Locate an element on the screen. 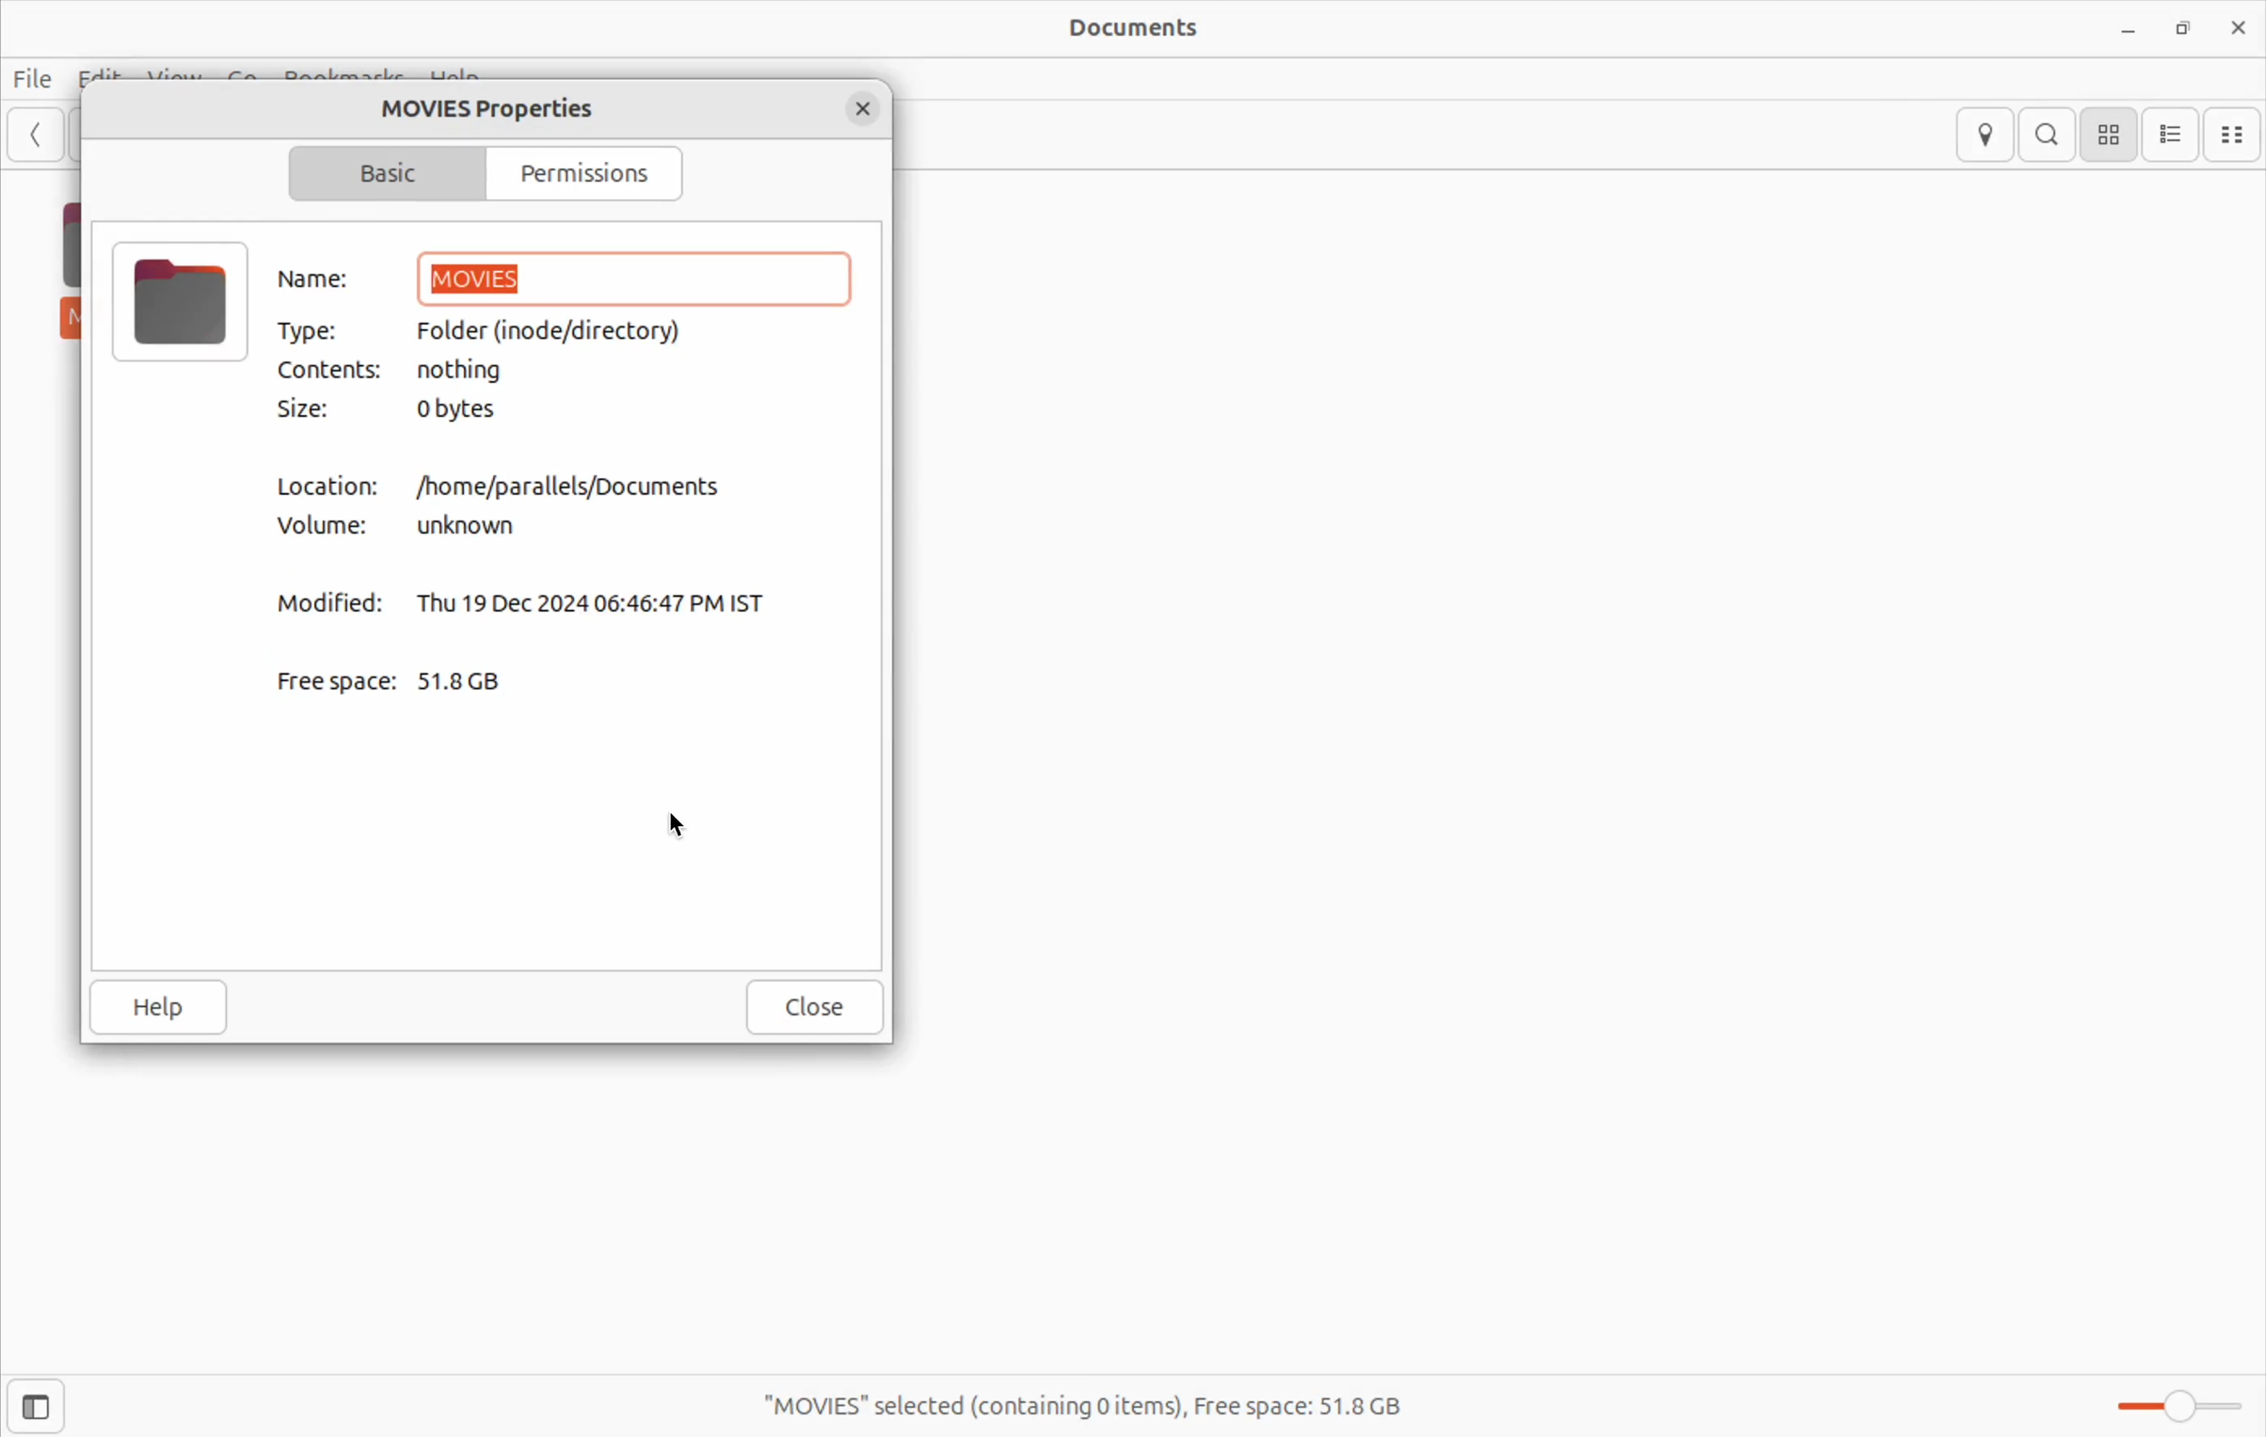 The height and width of the screenshot is (1437, 2266). Zoom is located at coordinates (2171, 1405).